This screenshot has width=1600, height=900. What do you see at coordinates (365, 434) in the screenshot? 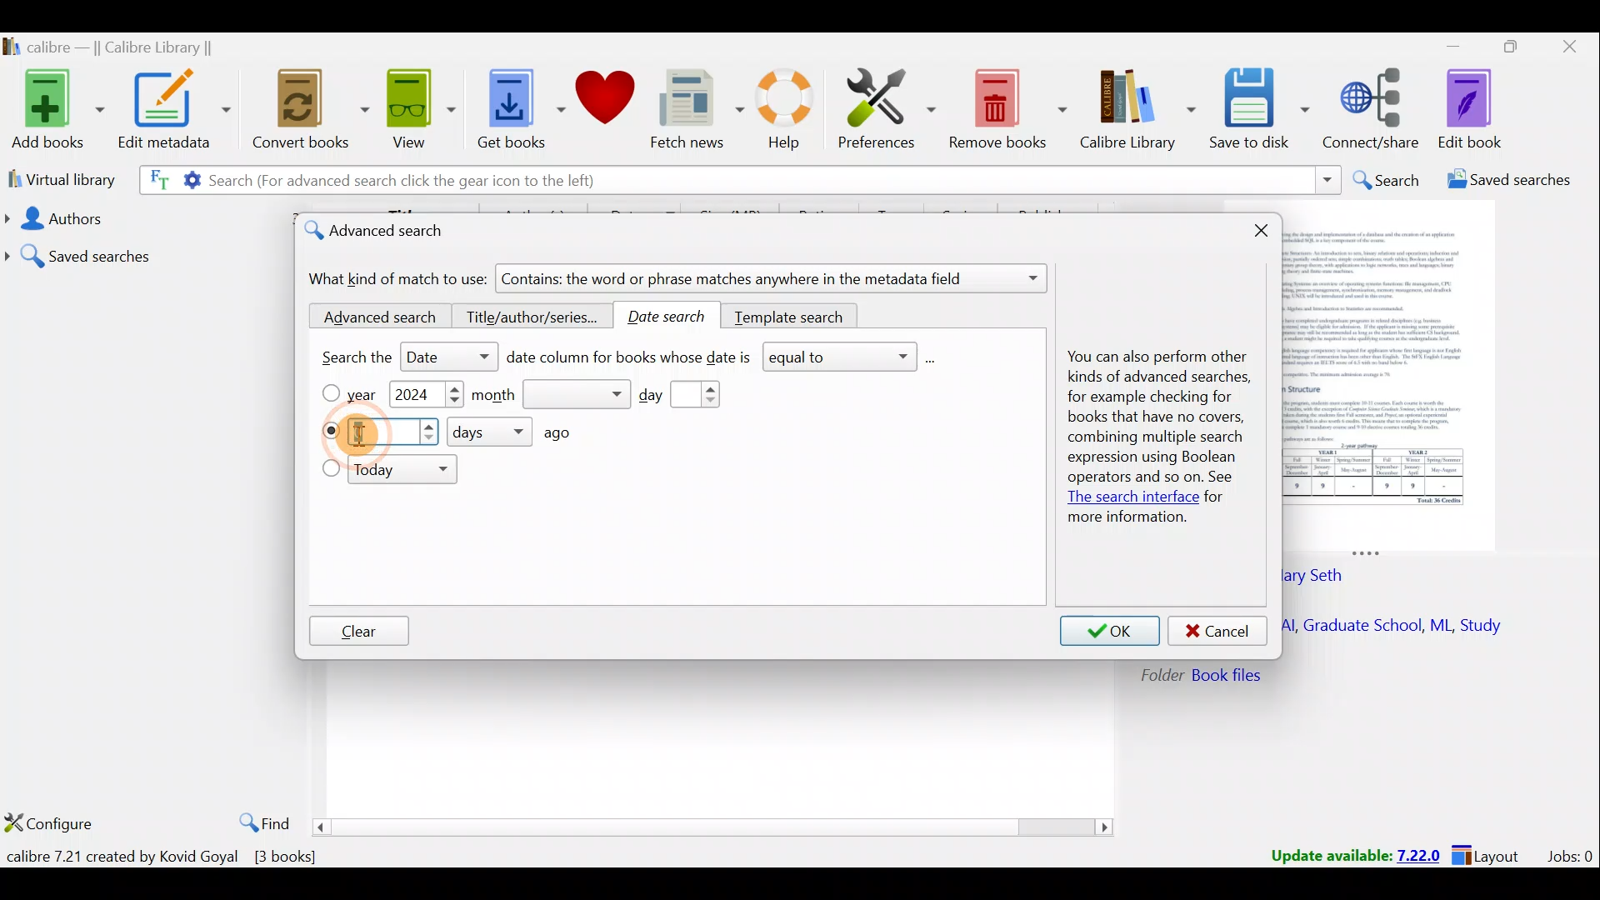
I see `Cursor` at bounding box center [365, 434].